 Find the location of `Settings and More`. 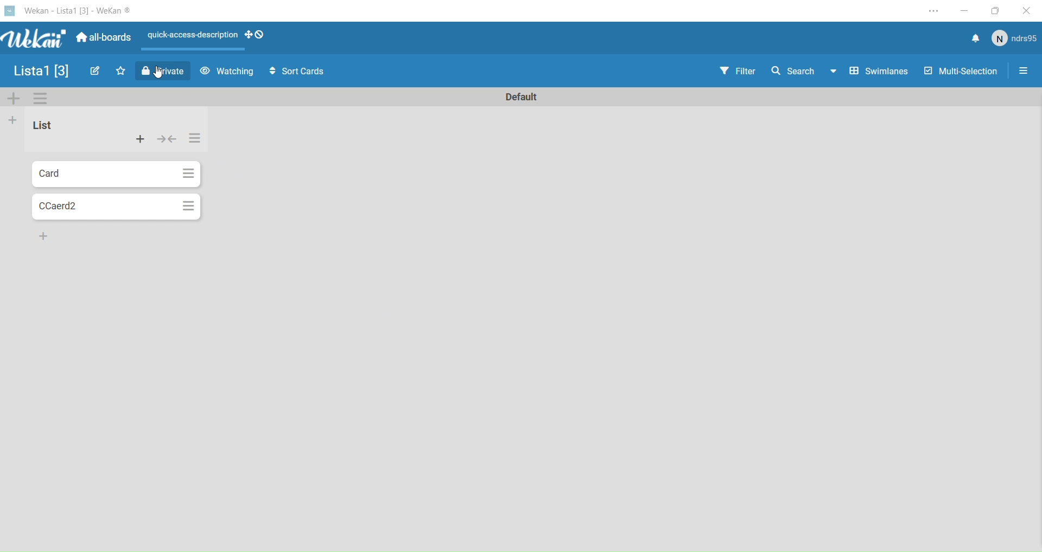

Settings and More is located at coordinates (932, 9).